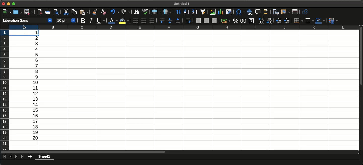  What do you see at coordinates (33, 71) in the screenshot?
I see `8` at bounding box center [33, 71].